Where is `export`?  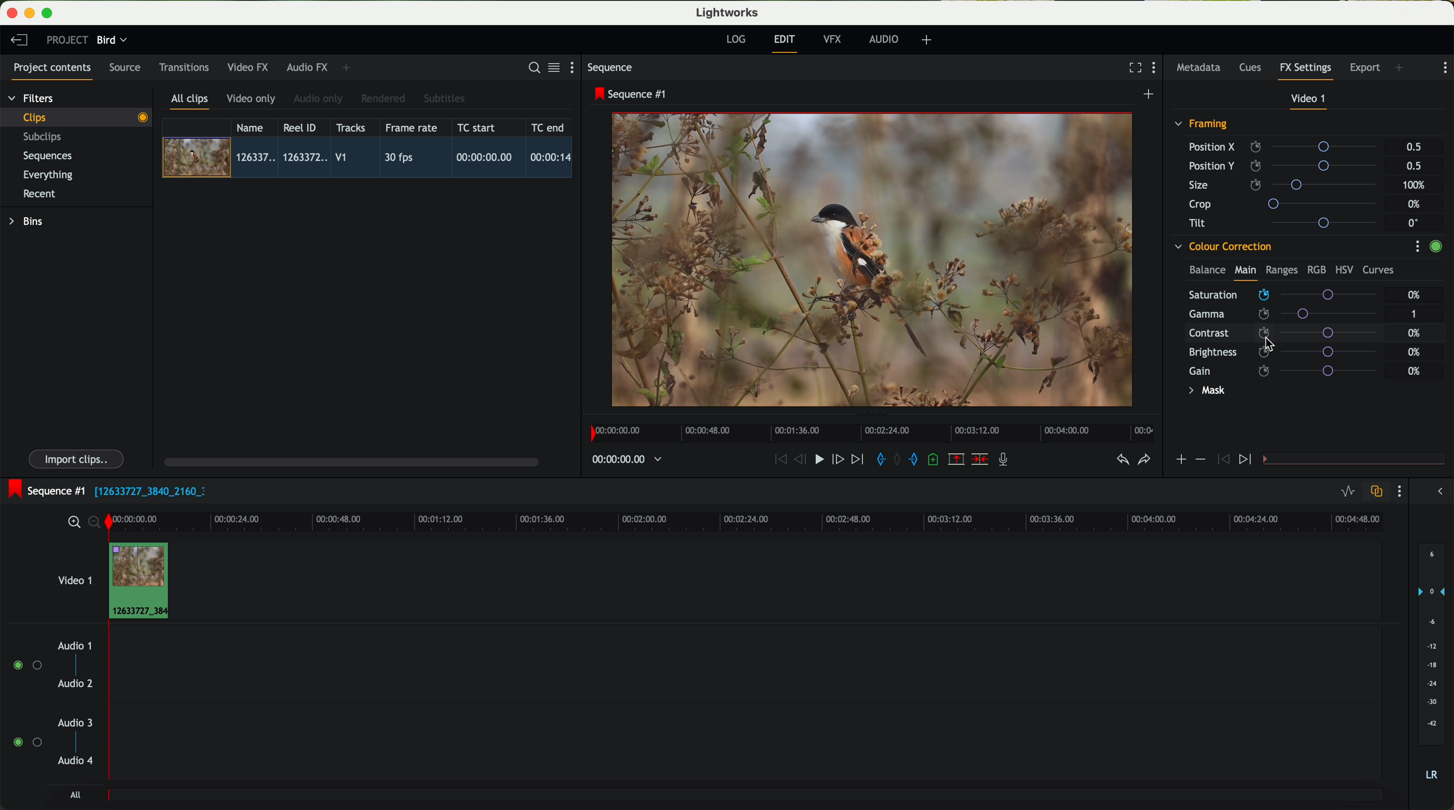
export is located at coordinates (1365, 69).